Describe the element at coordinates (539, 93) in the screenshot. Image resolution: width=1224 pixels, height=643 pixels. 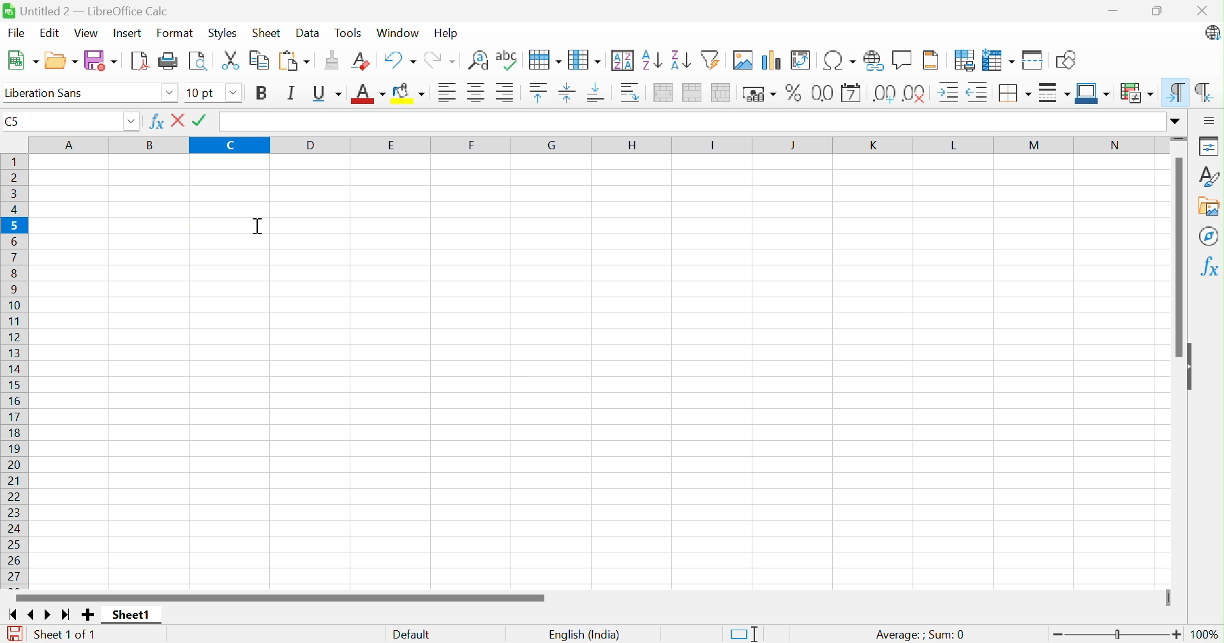
I see `Align top` at that location.